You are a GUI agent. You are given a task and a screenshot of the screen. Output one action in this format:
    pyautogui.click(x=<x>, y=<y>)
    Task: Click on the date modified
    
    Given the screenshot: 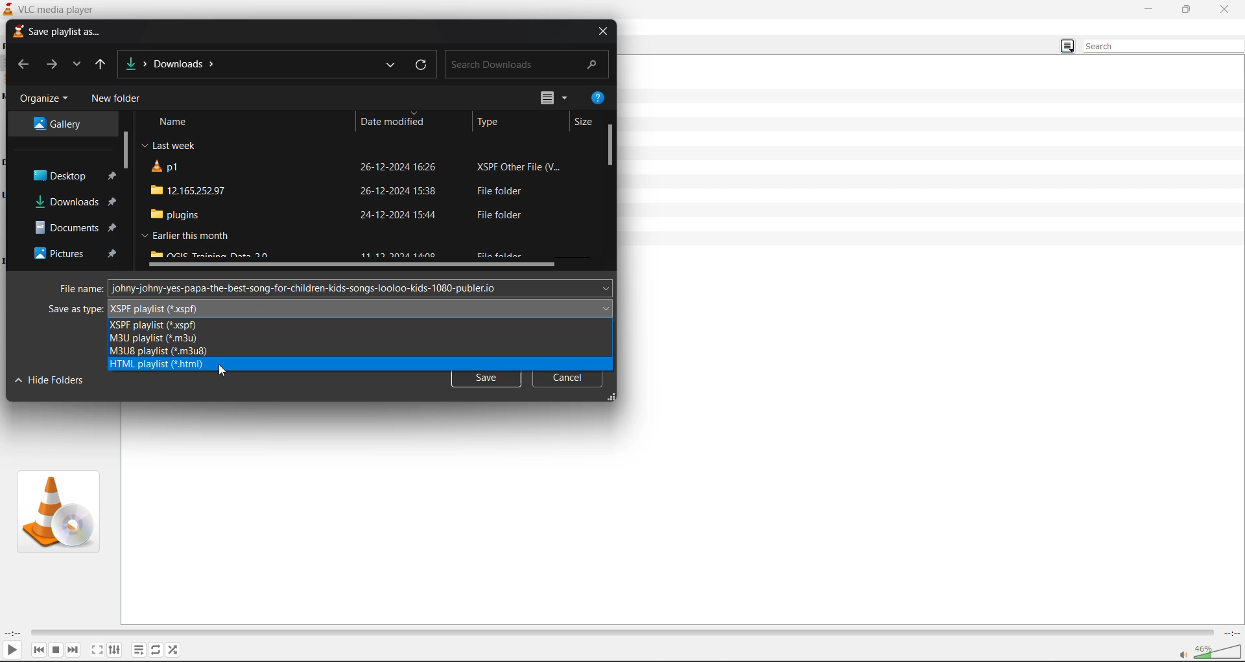 What is the action you would take?
    pyautogui.click(x=392, y=121)
    